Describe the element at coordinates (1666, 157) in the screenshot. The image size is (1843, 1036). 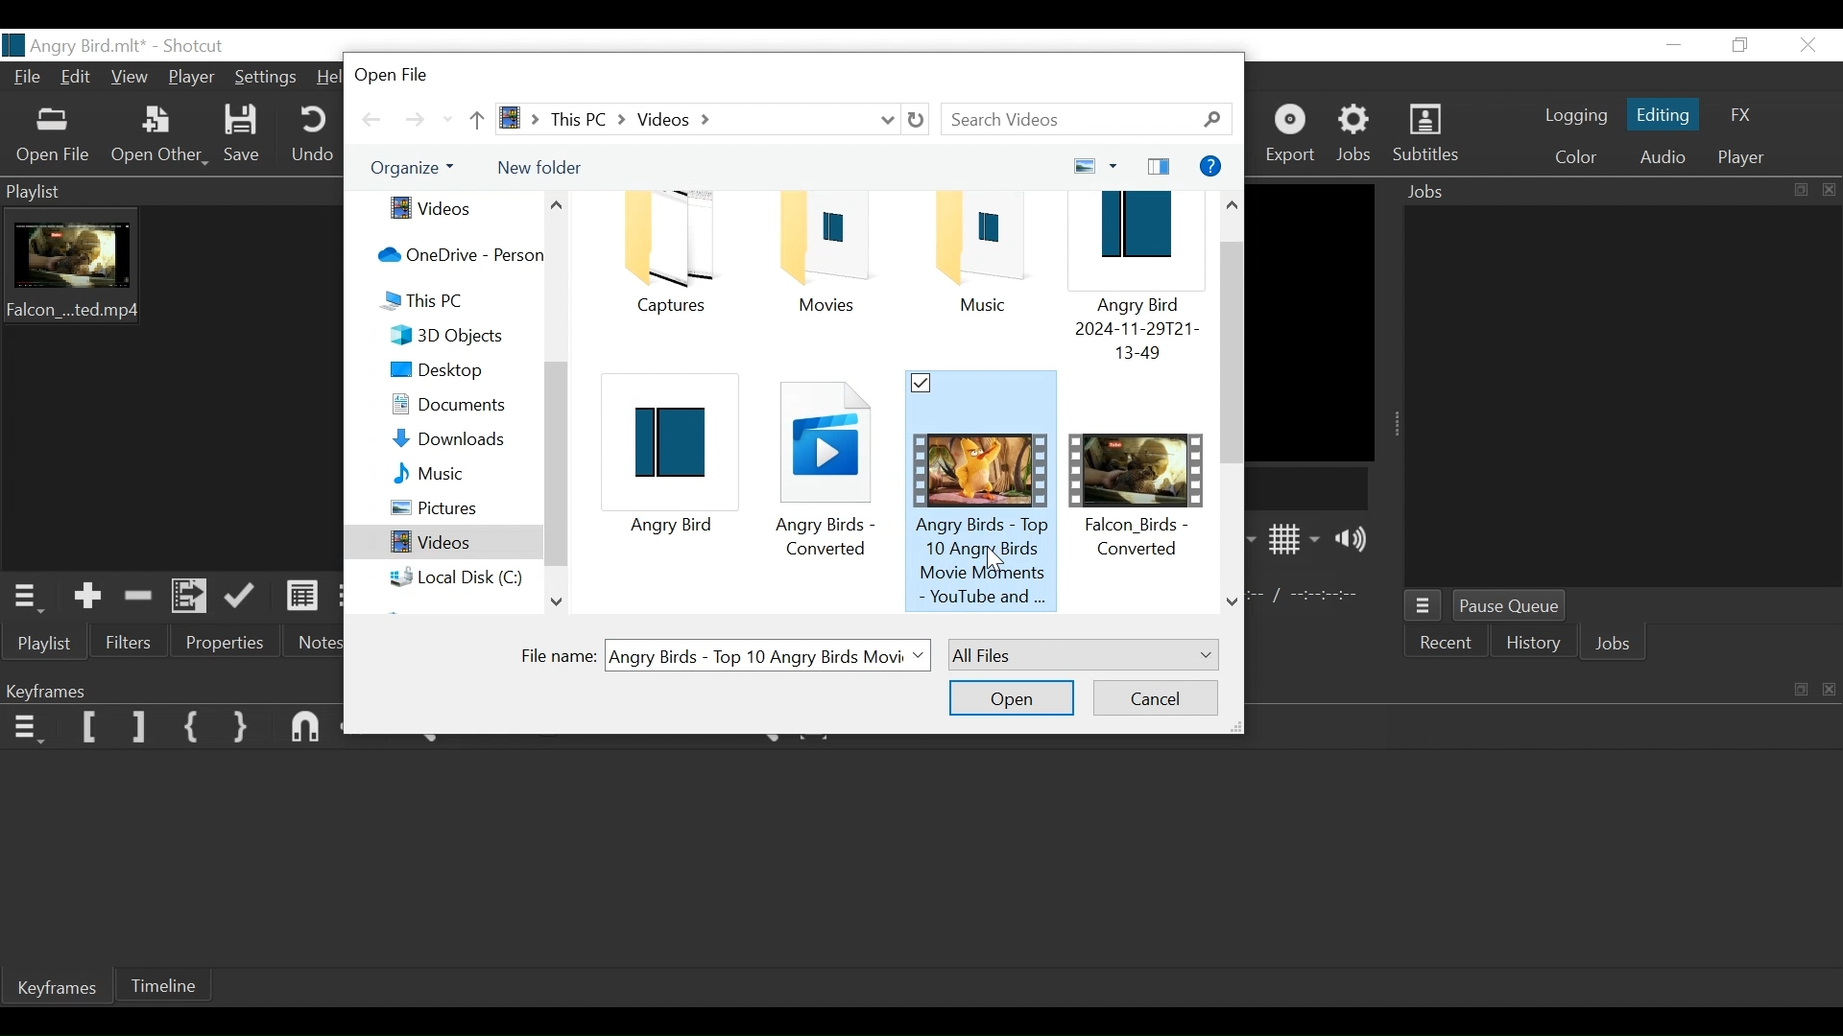
I see `Audio` at that location.